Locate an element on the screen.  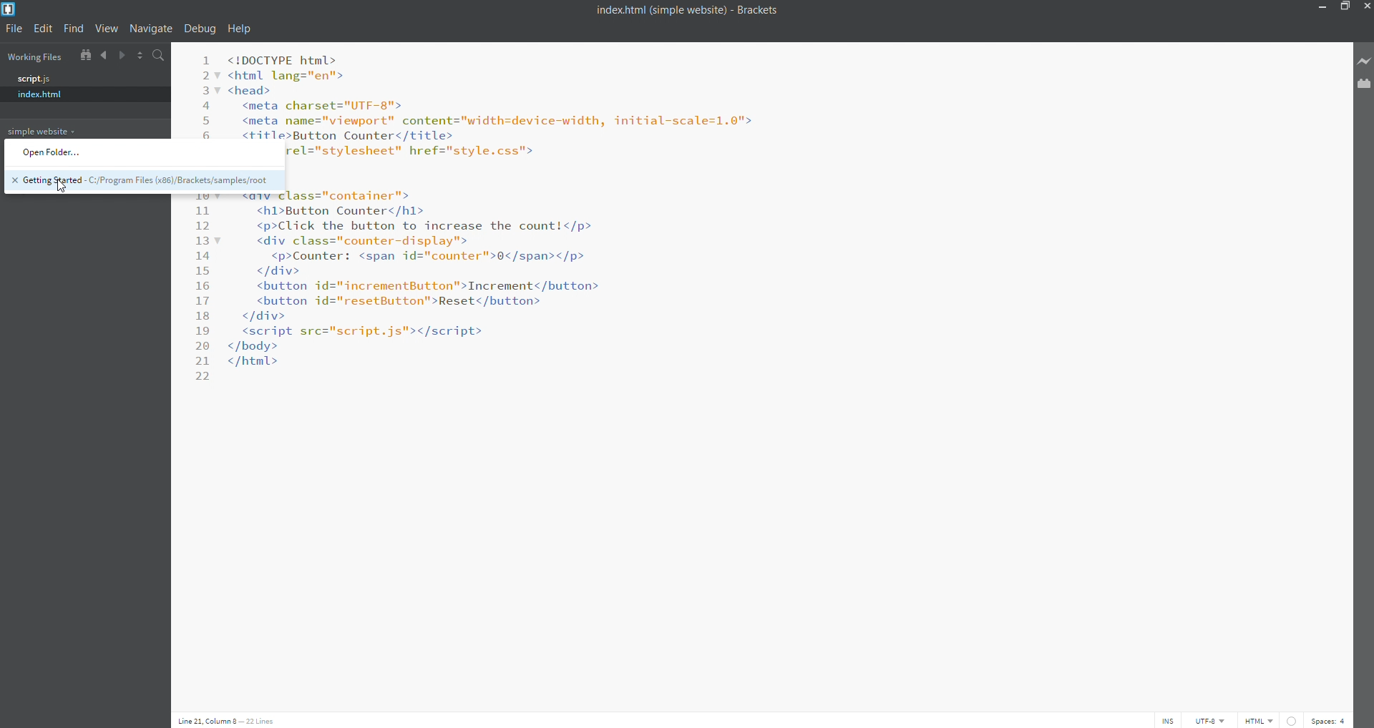
Getting Started - C:/Program Files (x86)/Brackets/samples/root is located at coordinates (141, 182).